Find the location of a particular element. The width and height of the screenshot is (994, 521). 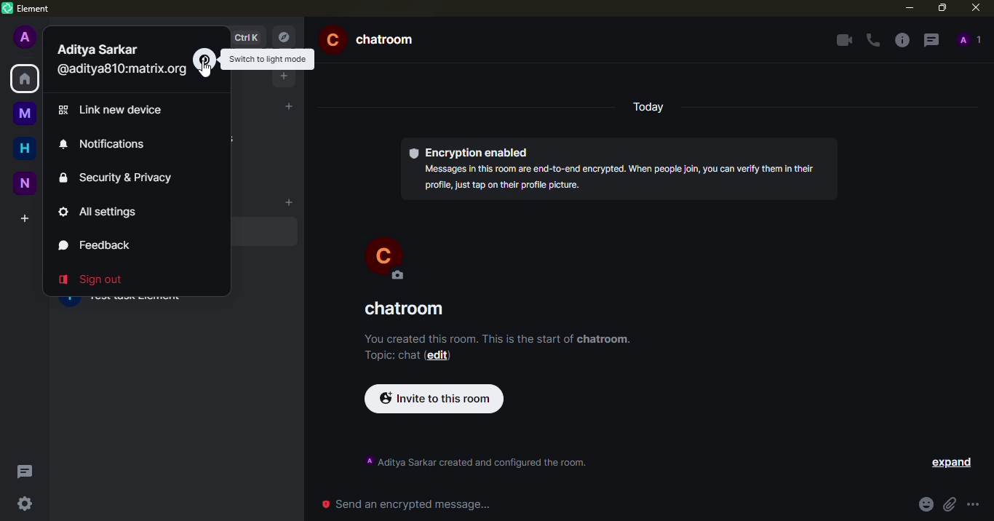

profile is located at coordinates (26, 36).